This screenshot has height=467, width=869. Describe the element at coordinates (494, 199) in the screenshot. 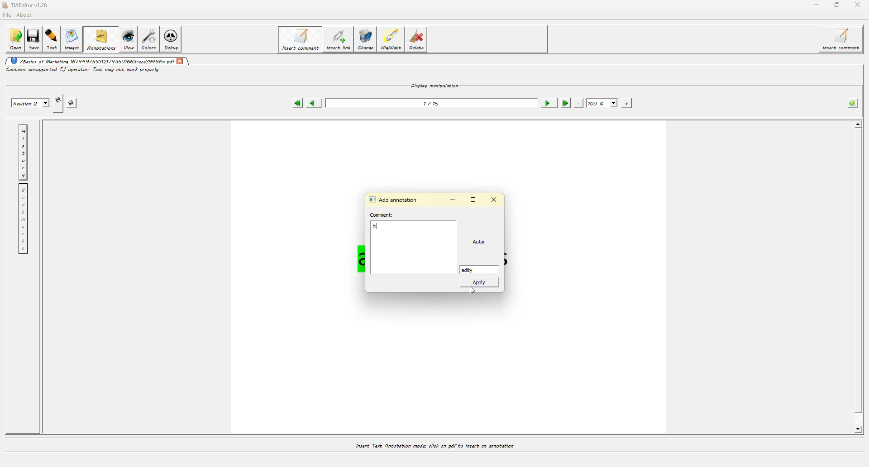

I see `close` at that location.